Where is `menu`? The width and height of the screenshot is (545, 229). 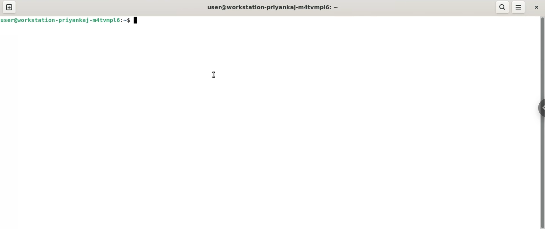
menu is located at coordinates (518, 8).